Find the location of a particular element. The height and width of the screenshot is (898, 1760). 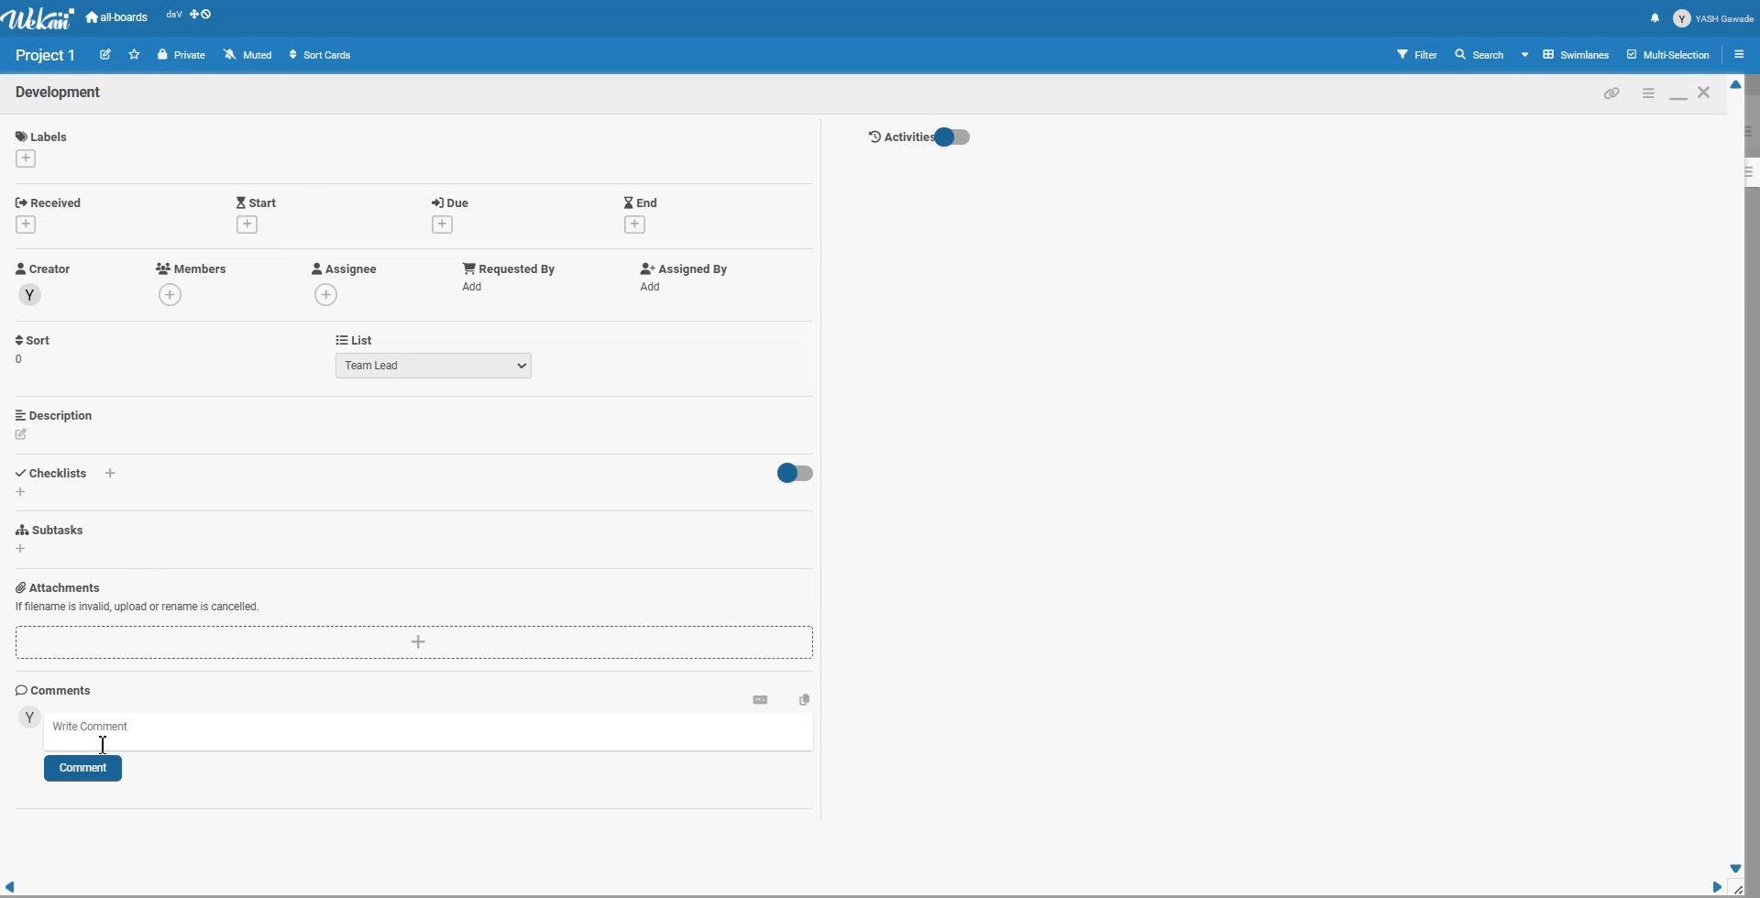

Add End Date is located at coordinates (642, 201).